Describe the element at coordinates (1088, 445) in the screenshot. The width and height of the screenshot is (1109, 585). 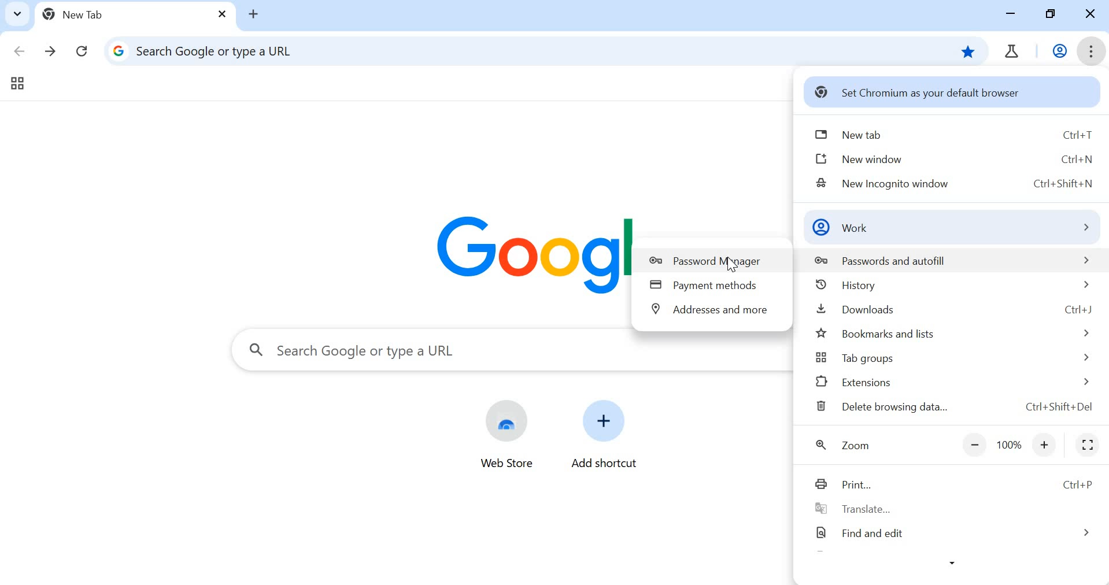
I see `full screen` at that location.